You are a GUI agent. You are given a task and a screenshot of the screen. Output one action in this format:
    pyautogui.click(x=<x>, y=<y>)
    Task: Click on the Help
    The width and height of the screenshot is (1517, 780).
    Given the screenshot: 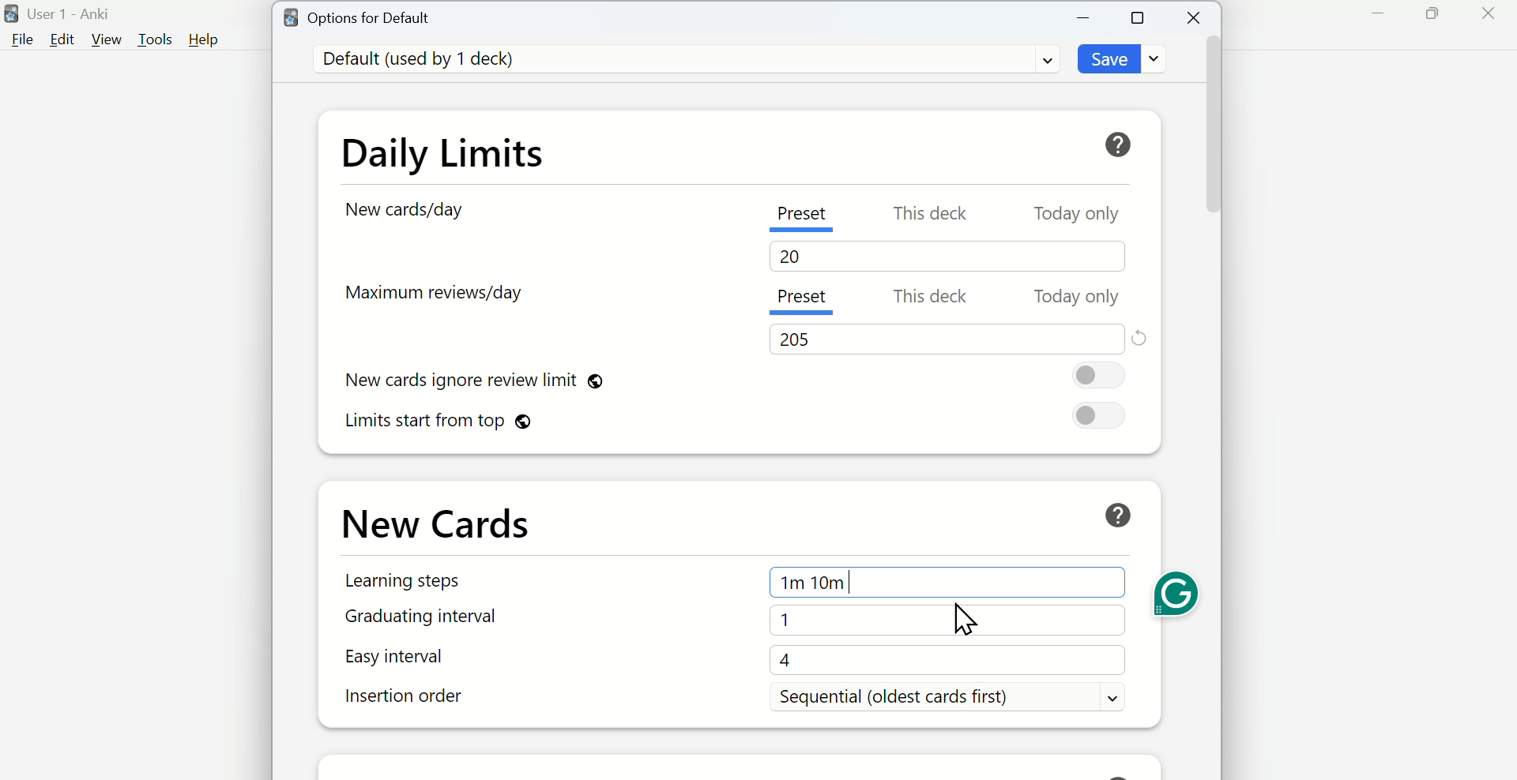 What is the action you would take?
    pyautogui.click(x=1124, y=141)
    